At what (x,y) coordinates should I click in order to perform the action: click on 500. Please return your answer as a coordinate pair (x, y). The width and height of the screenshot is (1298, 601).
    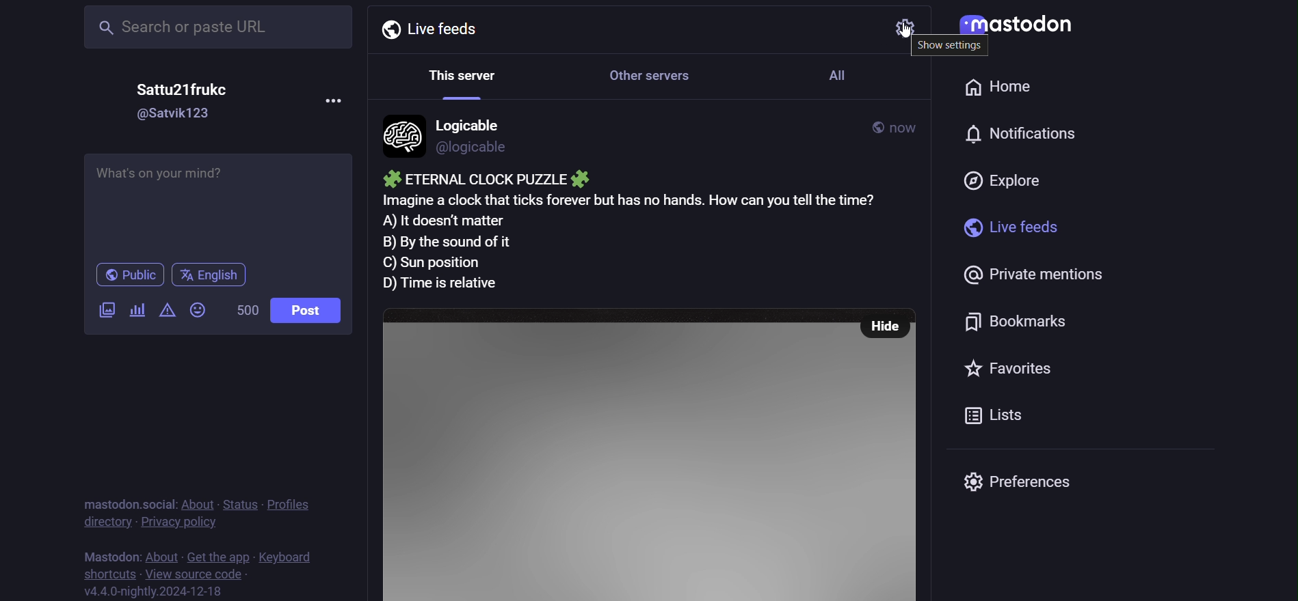
    Looking at the image, I should click on (244, 309).